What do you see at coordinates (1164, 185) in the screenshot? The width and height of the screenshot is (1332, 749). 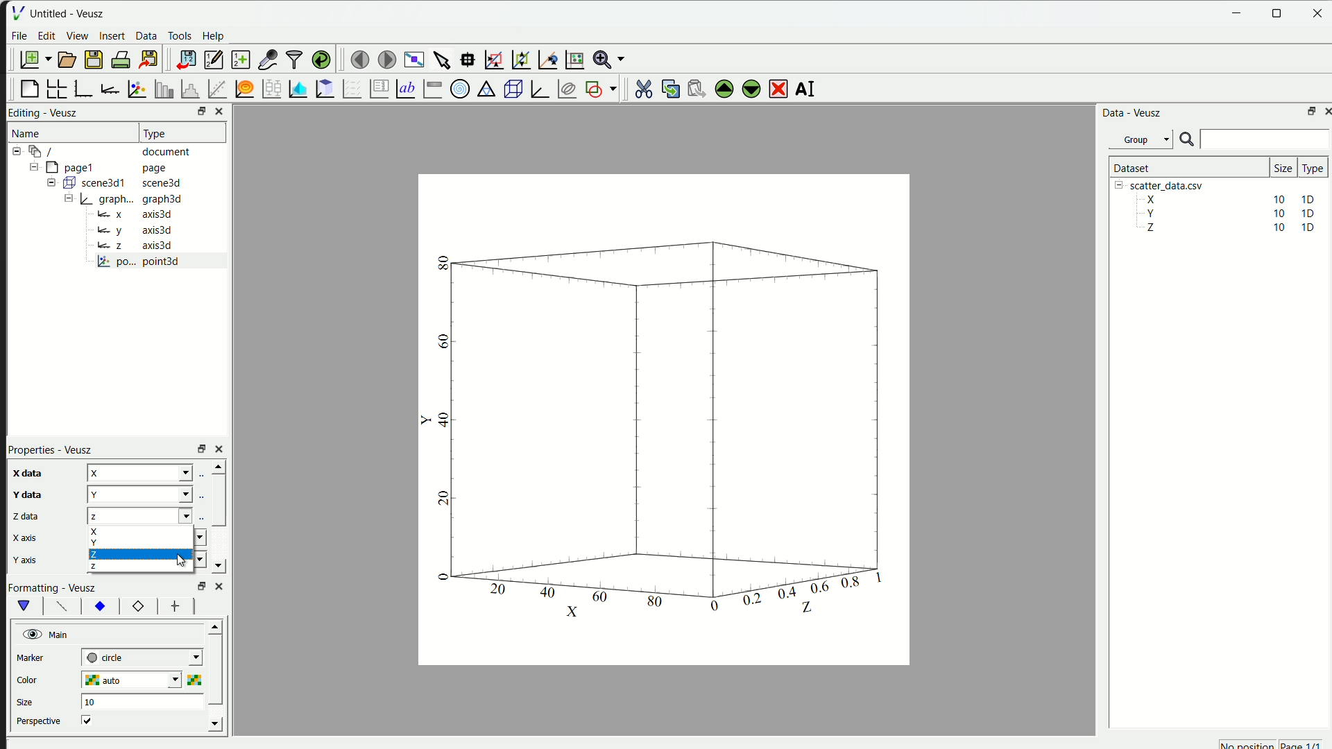 I see `| [= scatter_data.csv` at bounding box center [1164, 185].